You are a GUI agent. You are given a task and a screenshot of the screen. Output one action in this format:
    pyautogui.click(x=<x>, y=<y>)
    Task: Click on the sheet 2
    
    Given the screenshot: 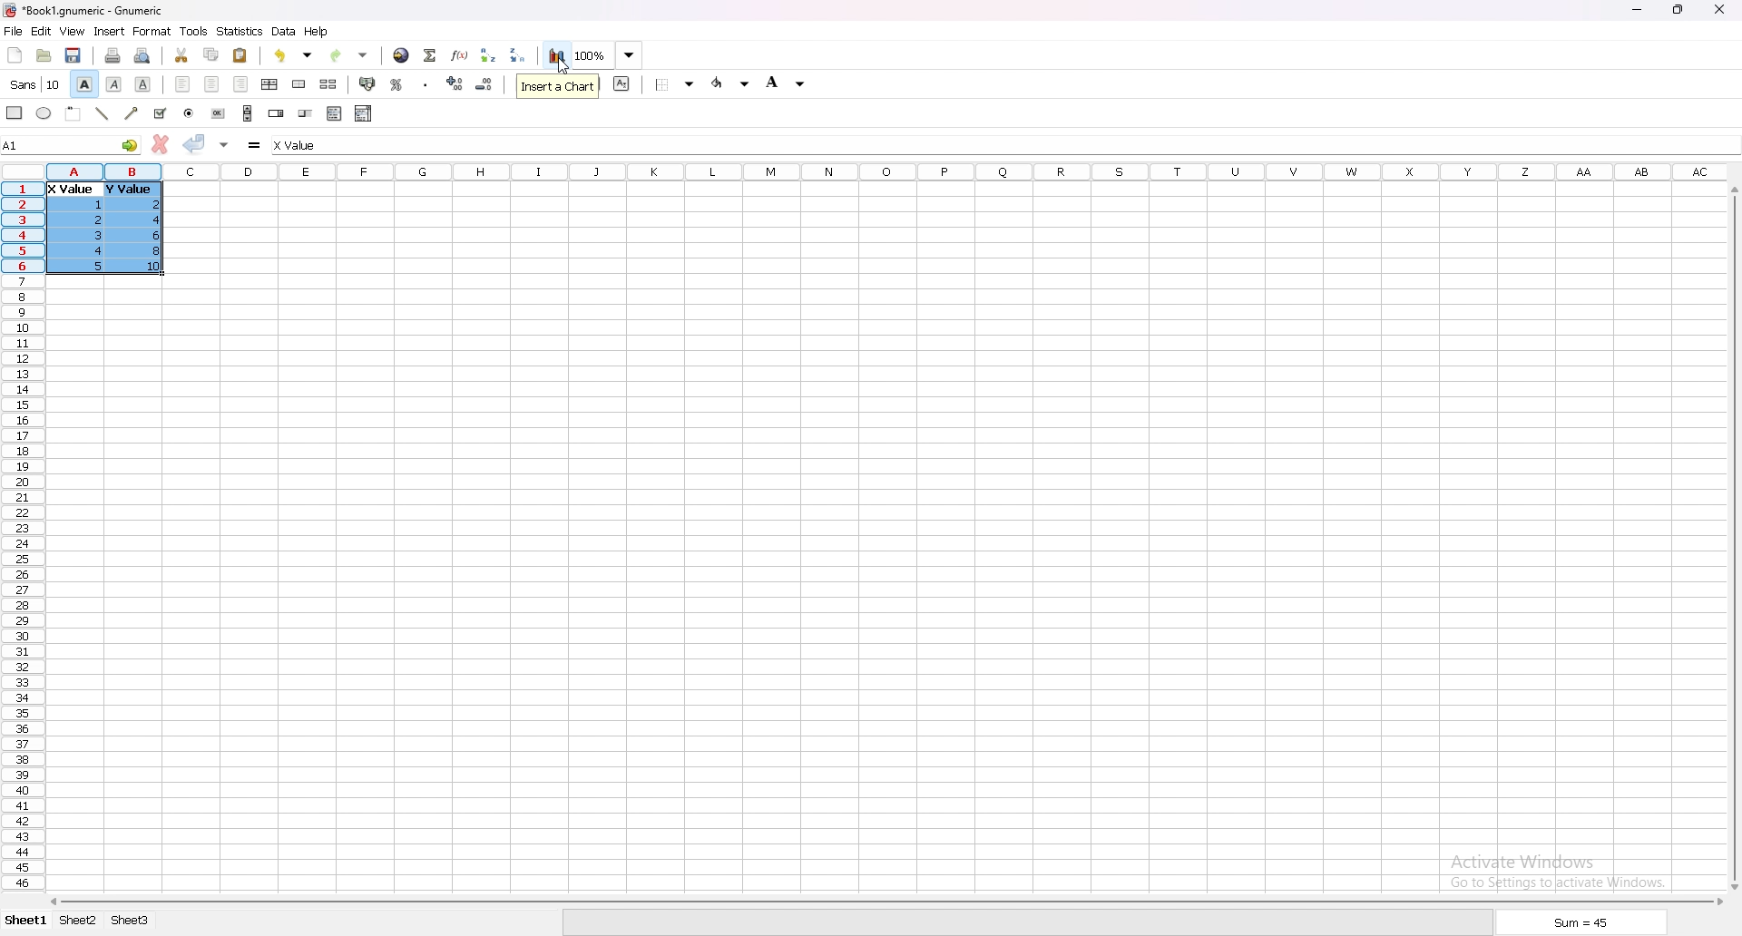 What is the action you would take?
    pyautogui.click(x=79, y=921)
    